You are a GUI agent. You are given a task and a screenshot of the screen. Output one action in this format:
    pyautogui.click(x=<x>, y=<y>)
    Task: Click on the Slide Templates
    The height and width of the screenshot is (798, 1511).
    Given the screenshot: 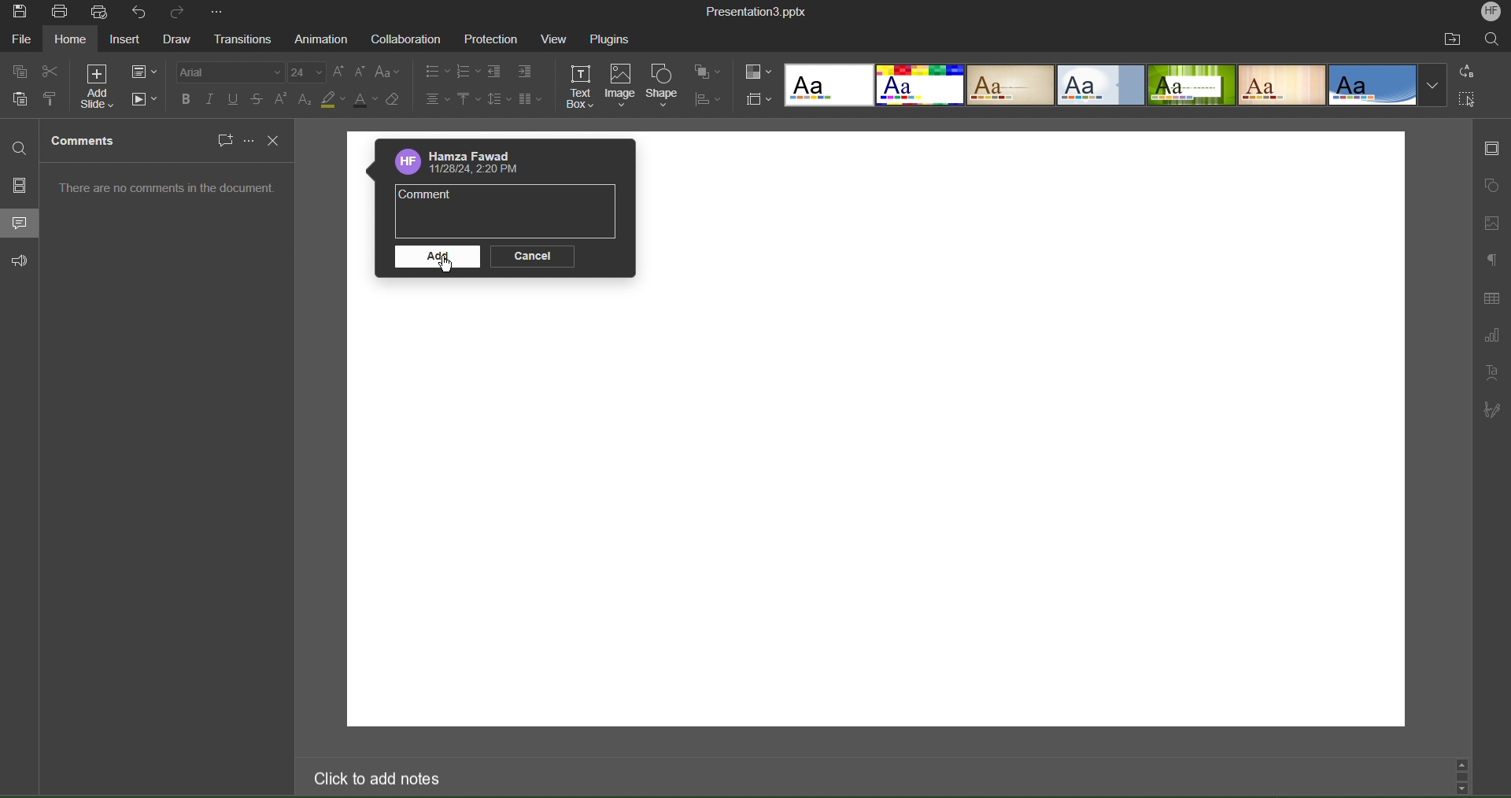 What is the action you would take?
    pyautogui.click(x=1115, y=87)
    